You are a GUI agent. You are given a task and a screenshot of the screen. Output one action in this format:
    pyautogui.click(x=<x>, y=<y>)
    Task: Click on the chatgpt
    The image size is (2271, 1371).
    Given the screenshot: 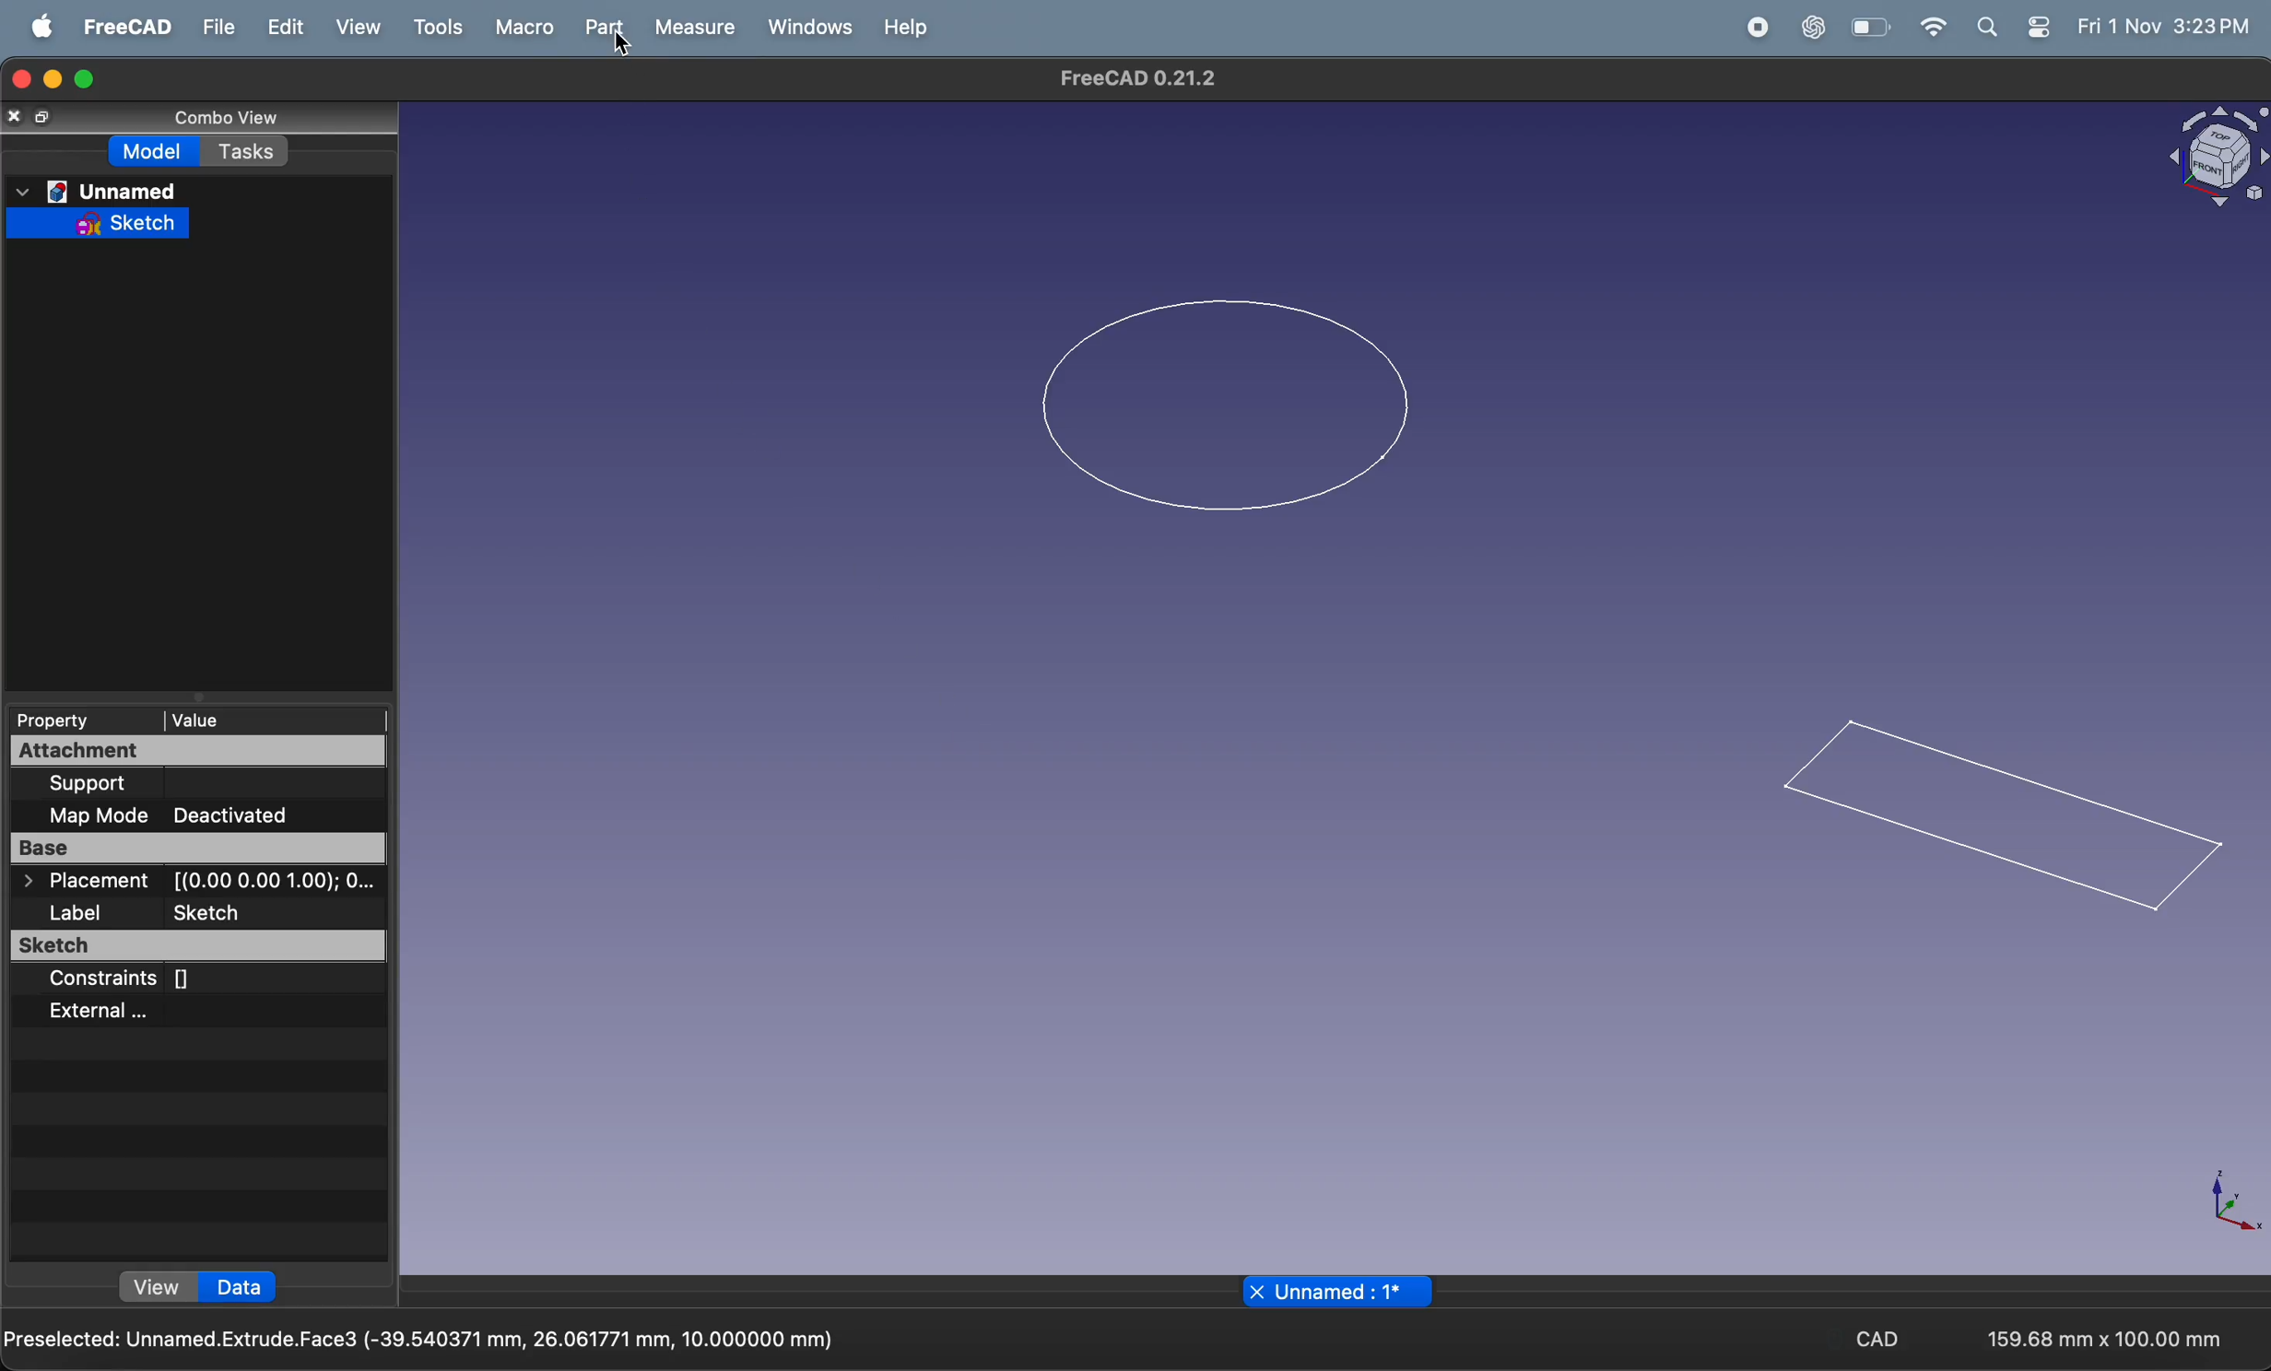 What is the action you would take?
    pyautogui.click(x=1813, y=27)
    